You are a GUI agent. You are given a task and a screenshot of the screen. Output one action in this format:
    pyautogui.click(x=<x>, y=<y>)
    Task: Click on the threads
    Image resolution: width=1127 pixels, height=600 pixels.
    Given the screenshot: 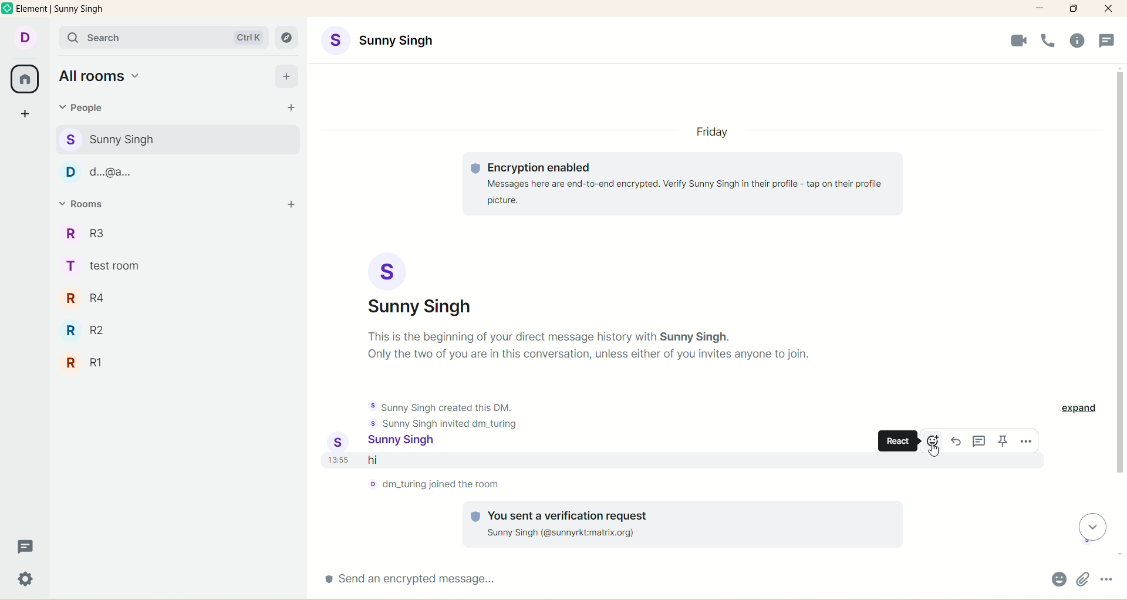 What is the action you would take?
    pyautogui.click(x=1107, y=41)
    